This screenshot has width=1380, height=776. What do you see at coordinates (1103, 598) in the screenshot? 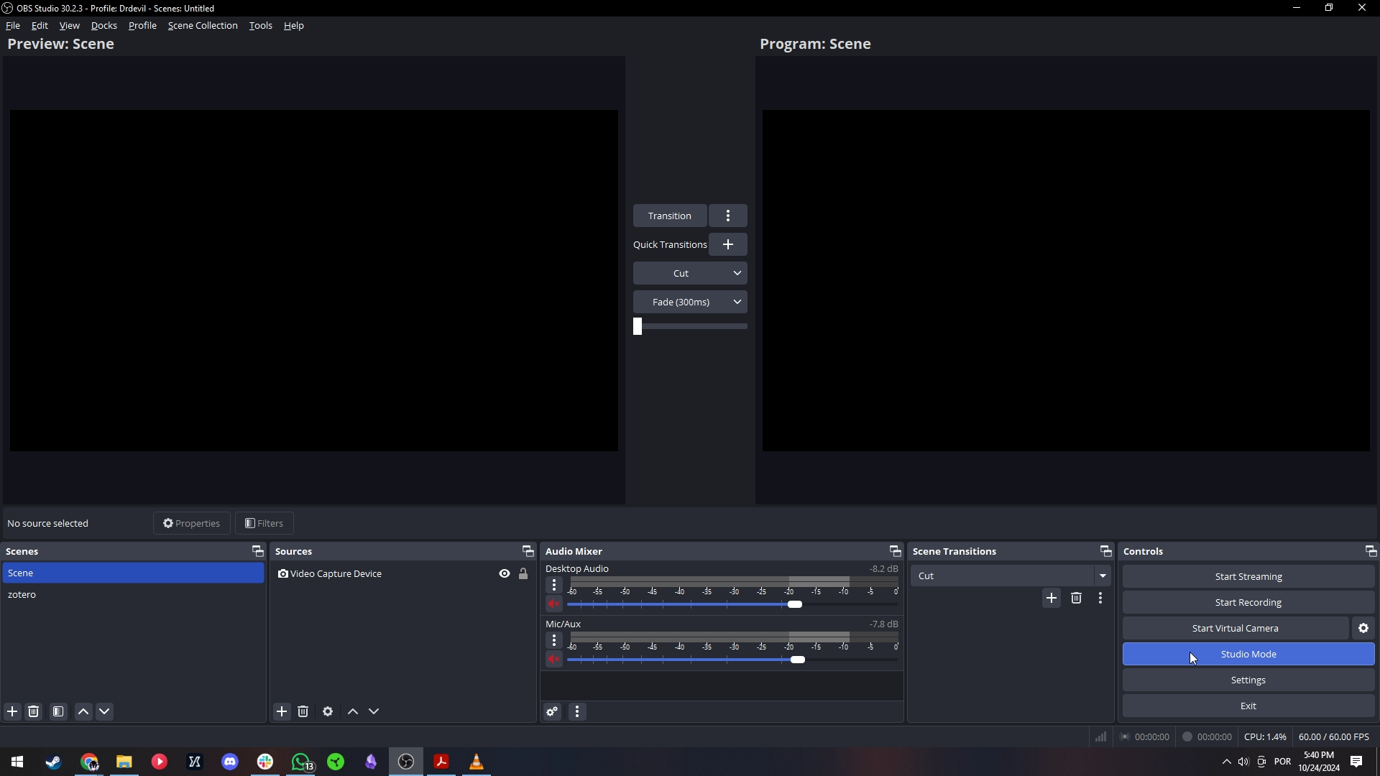
I see `Transition properties` at bounding box center [1103, 598].